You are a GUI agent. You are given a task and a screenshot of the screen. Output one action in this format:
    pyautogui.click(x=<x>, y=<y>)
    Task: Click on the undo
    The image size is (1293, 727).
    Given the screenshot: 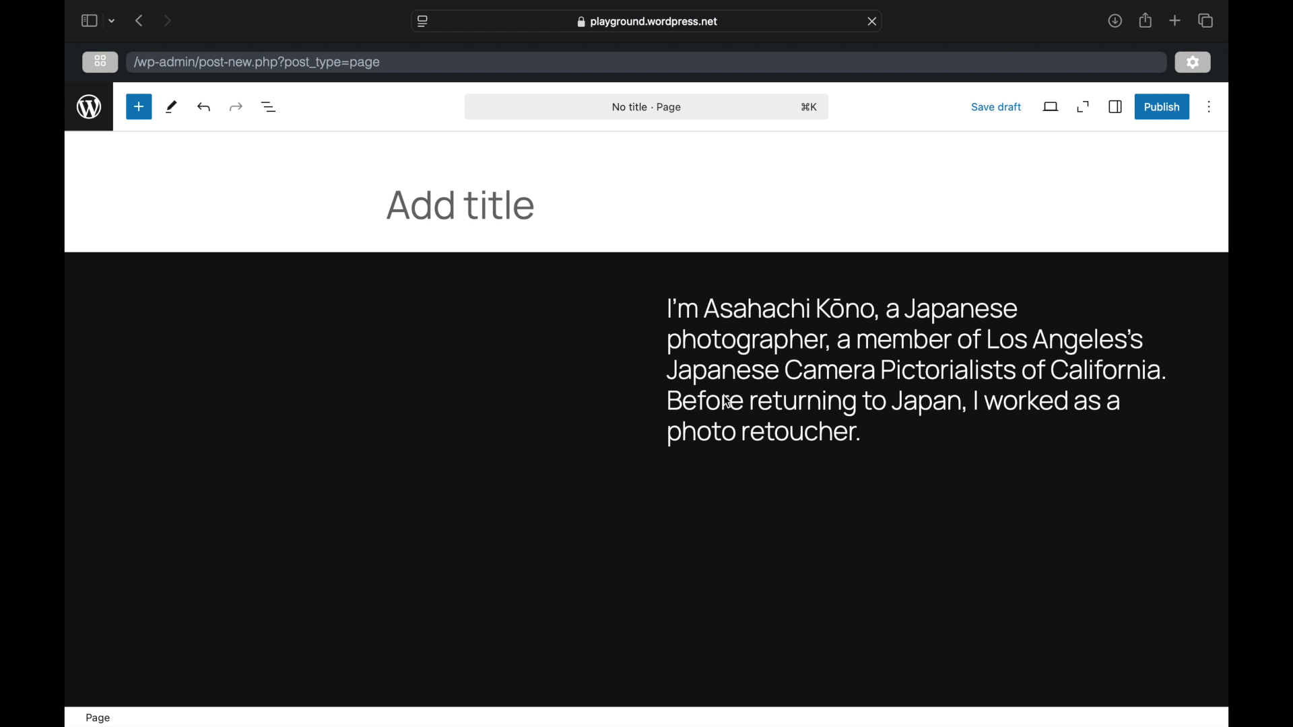 What is the action you would take?
    pyautogui.click(x=236, y=106)
    